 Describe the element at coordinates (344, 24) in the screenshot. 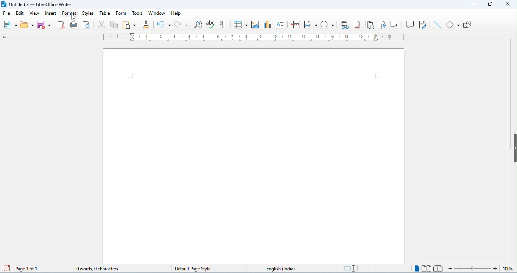

I see `insert hyperlink` at that location.